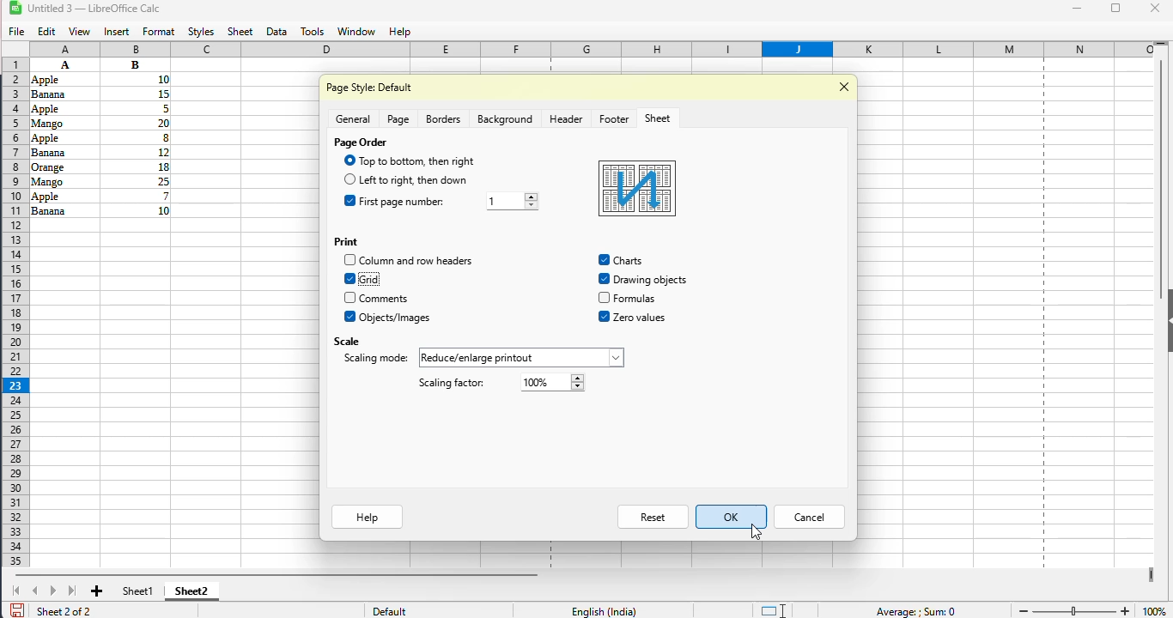 This screenshot has height=618, width=1173. I want to click on drawing objects, so click(604, 279).